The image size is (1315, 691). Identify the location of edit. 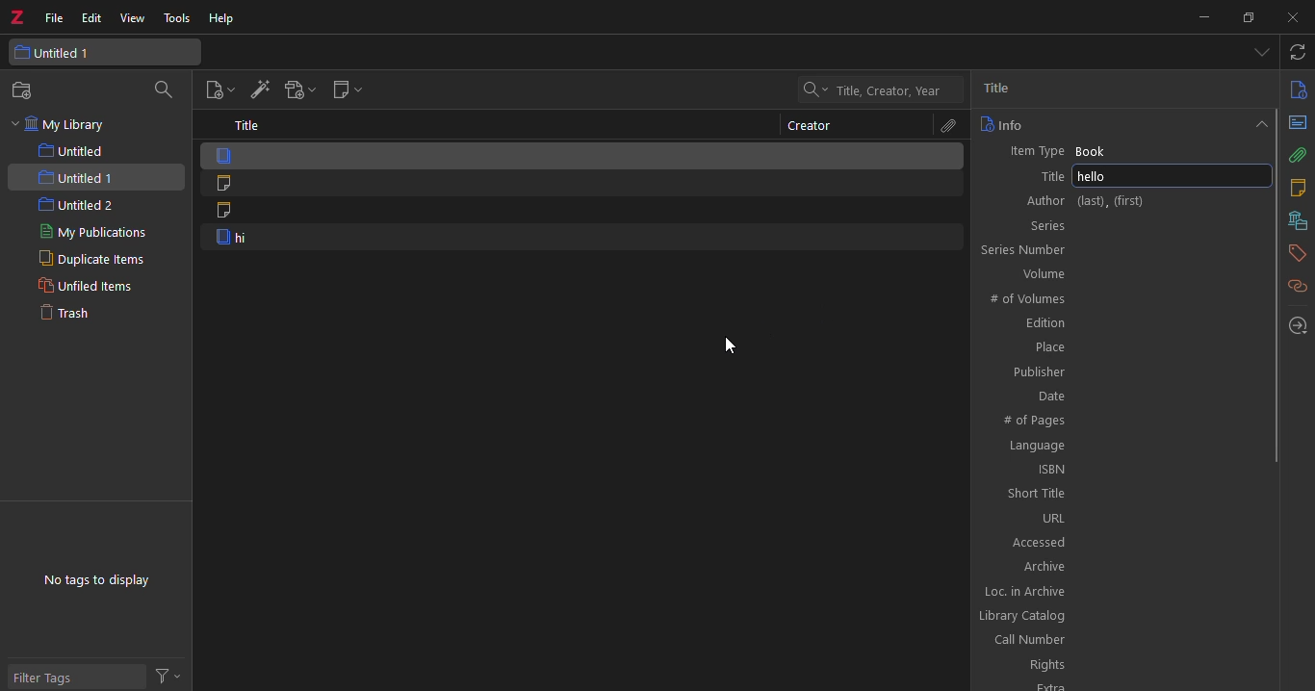
(92, 16).